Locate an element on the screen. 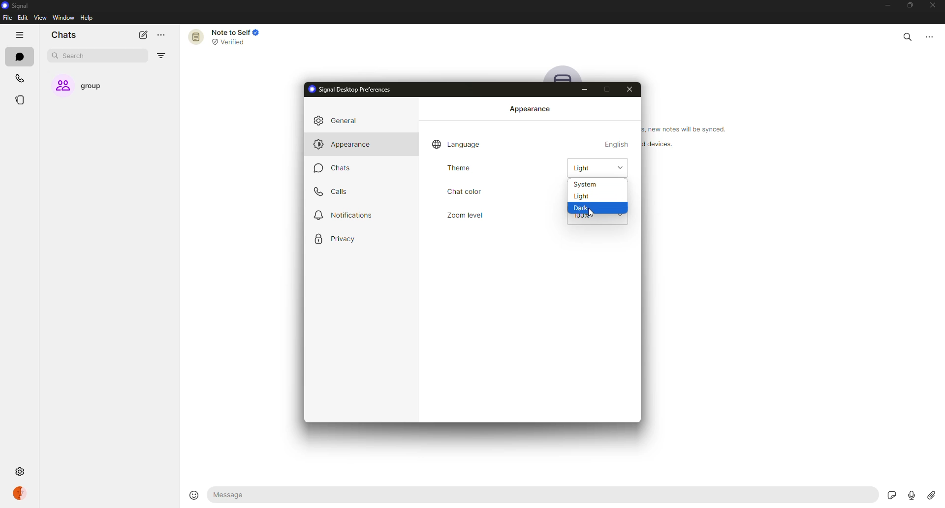  appearance is located at coordinates (344, 144).